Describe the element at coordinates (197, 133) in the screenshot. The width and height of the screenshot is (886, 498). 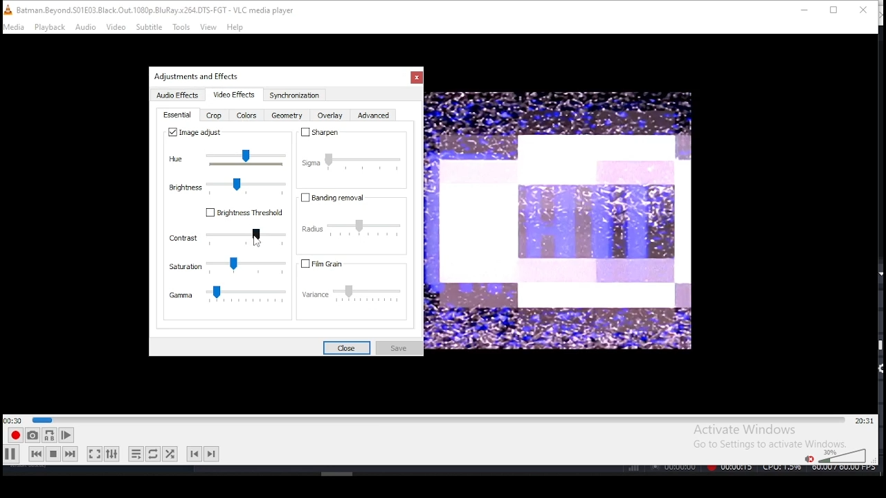
I see `image adjust on/off` at that location.